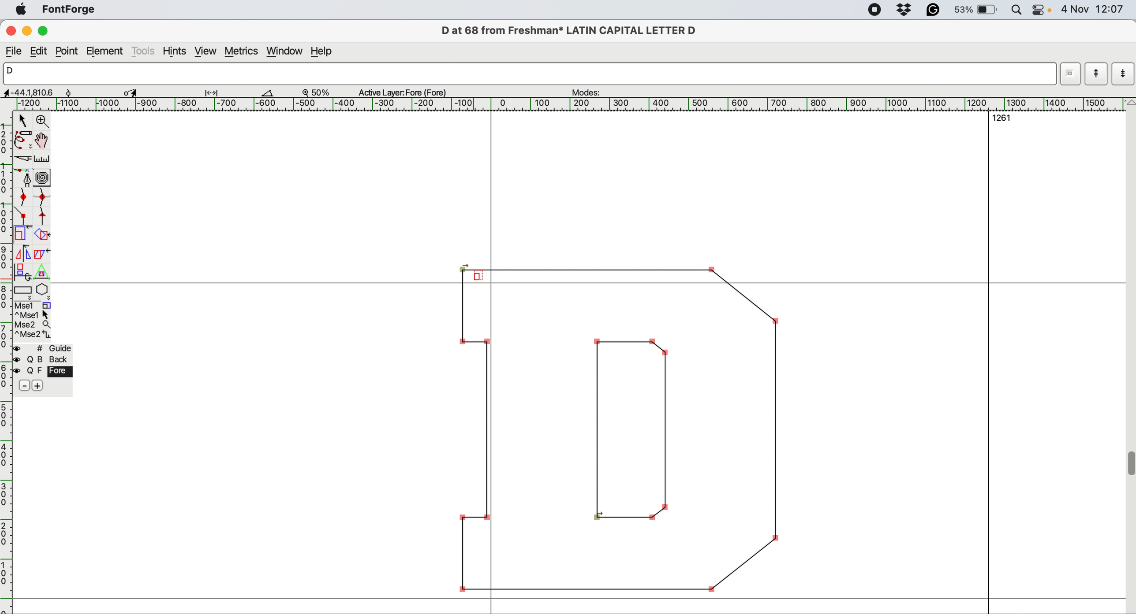 The width and height of the screenshot is (1136, 614). Describe the element at coordinates (592, 92) in the screenshot. I see `modes` at that location.